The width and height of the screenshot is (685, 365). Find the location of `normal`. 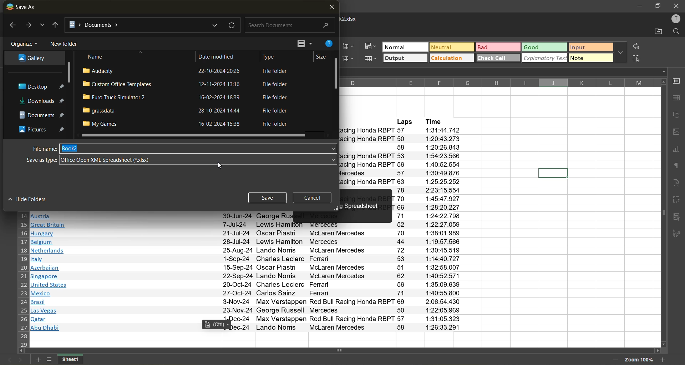

normal is located at coordinates (405, 46).